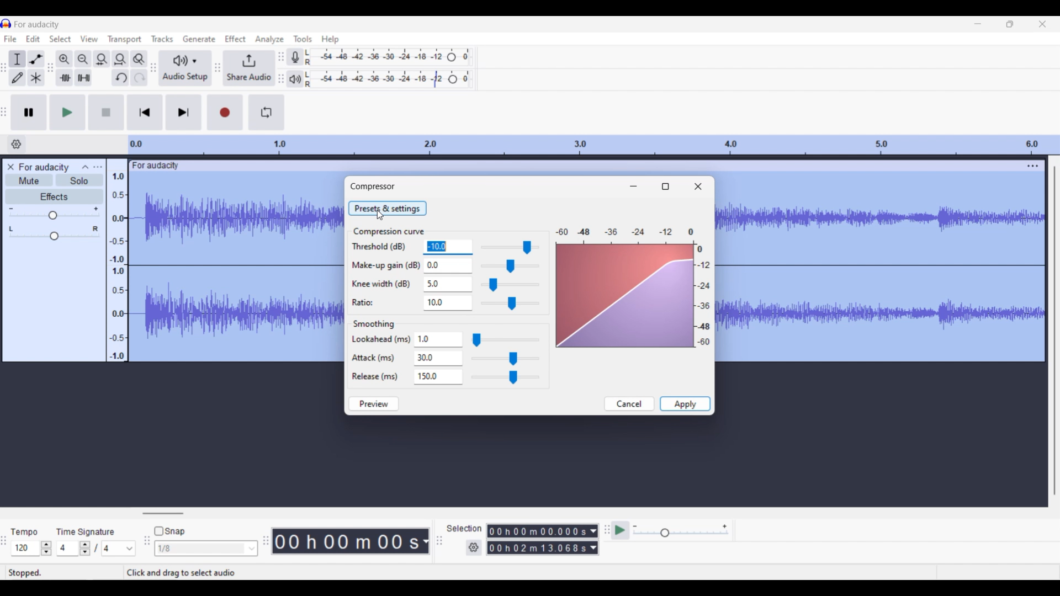 This screenshot has width=1060, height=596. What do you see at coordinates (35, 77) in the screenshot?
I see `Multi tool` at bounding box center [35, 77].